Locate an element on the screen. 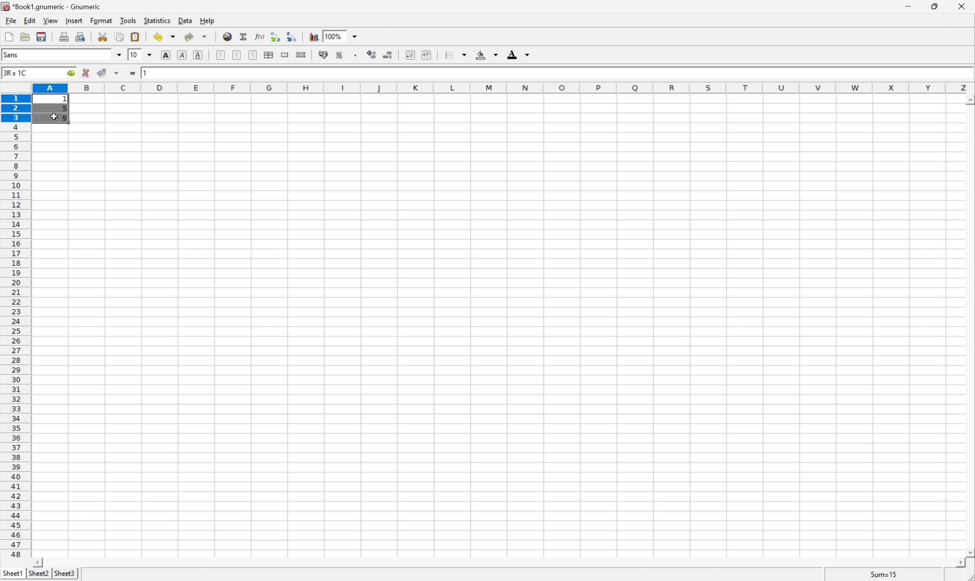 The height and width of the screenshot is (581, 975). Set the format of the selected cells to include a thousands separator is located at coordinates (357, 55).